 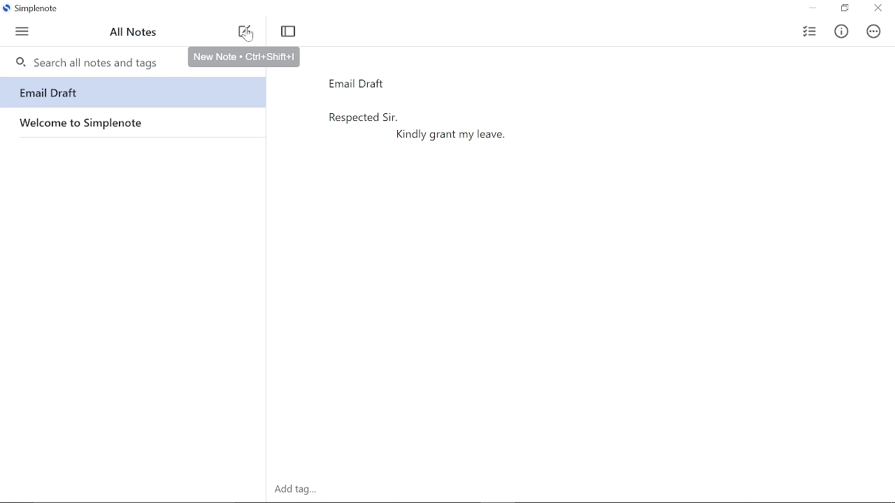 I want to click on New Note, so click(x=245, y=34).